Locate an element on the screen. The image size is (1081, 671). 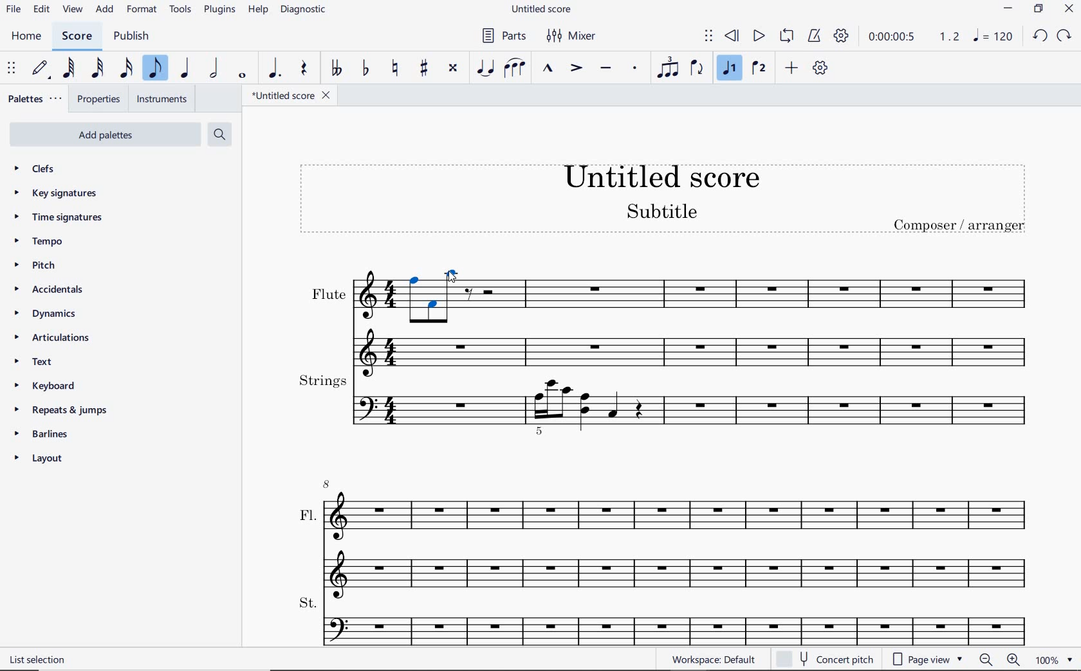
FILE NAME is located at coordinates (294, 95).